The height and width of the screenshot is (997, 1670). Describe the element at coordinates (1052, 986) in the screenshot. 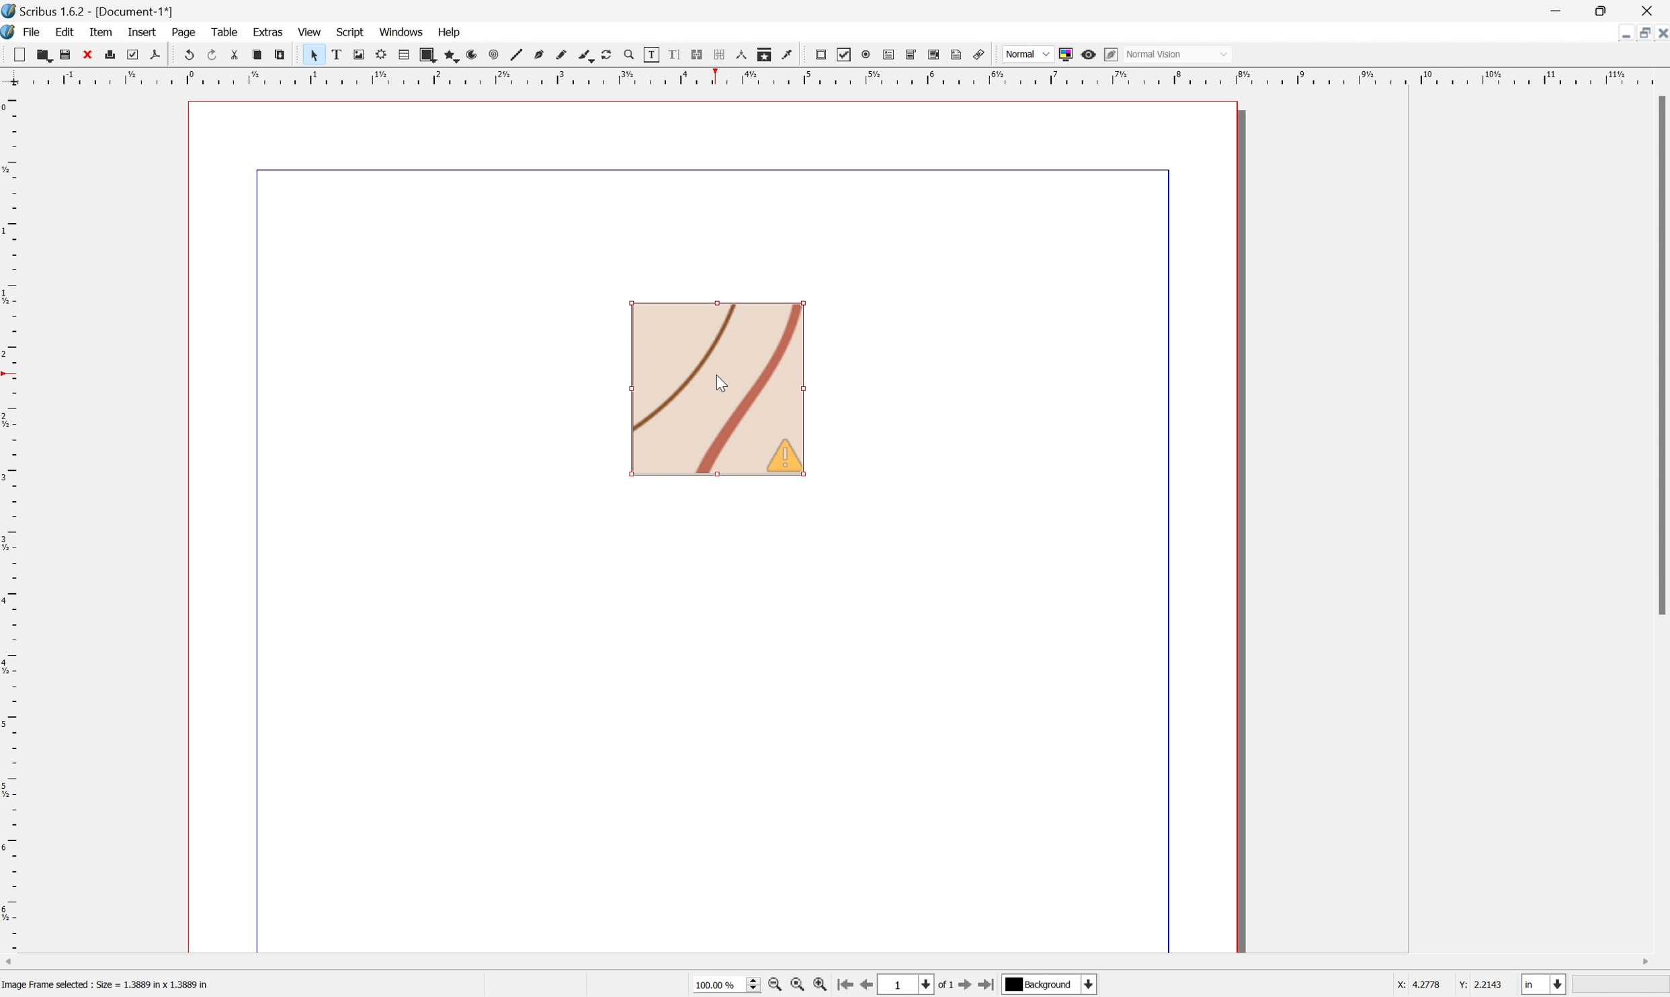

I see `select current layer` at that location.